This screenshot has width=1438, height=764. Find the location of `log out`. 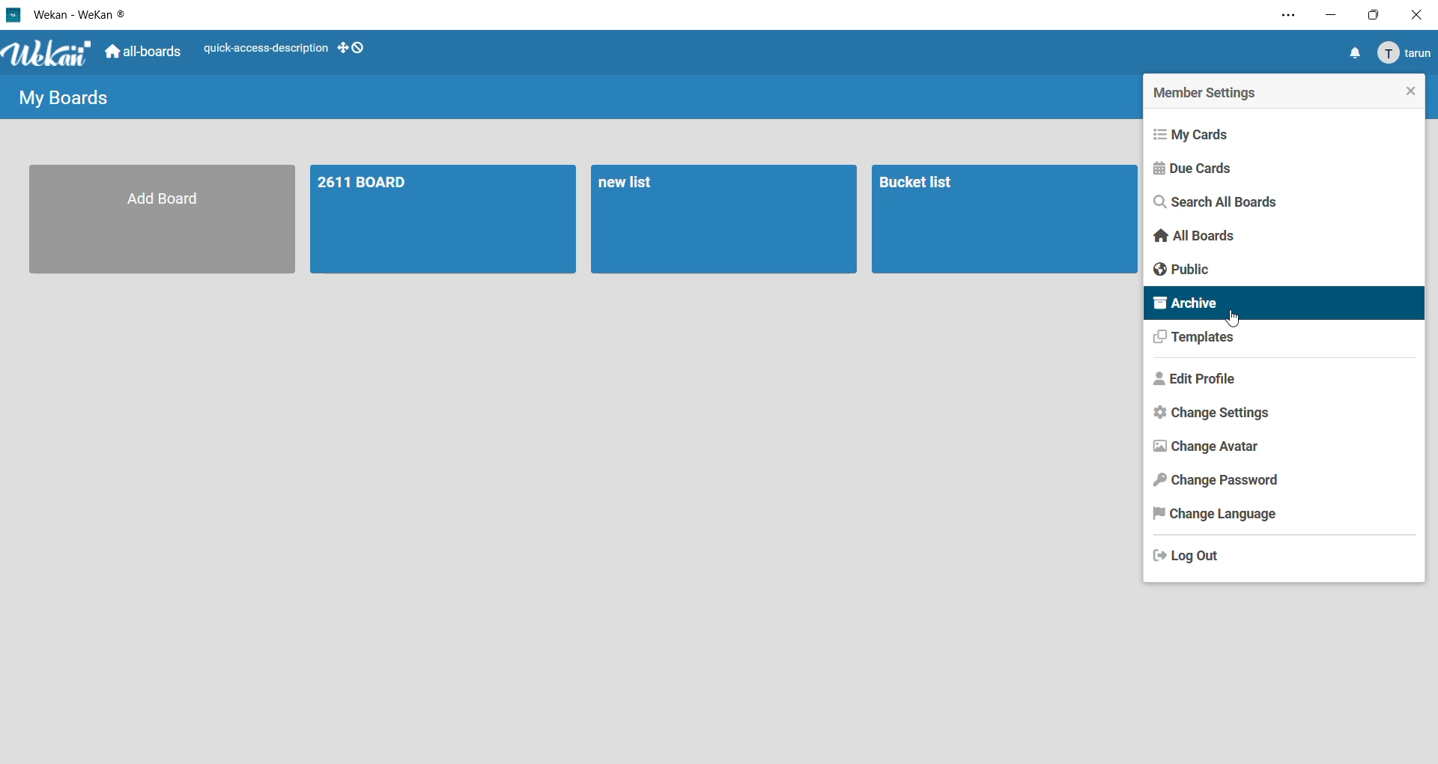

log out is located at coordinates (1191, 554).